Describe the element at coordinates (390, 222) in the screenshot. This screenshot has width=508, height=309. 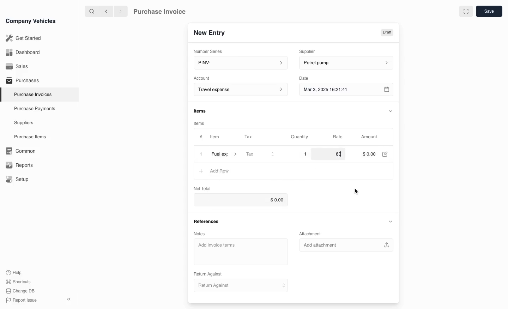
I see `collapse` at that location.